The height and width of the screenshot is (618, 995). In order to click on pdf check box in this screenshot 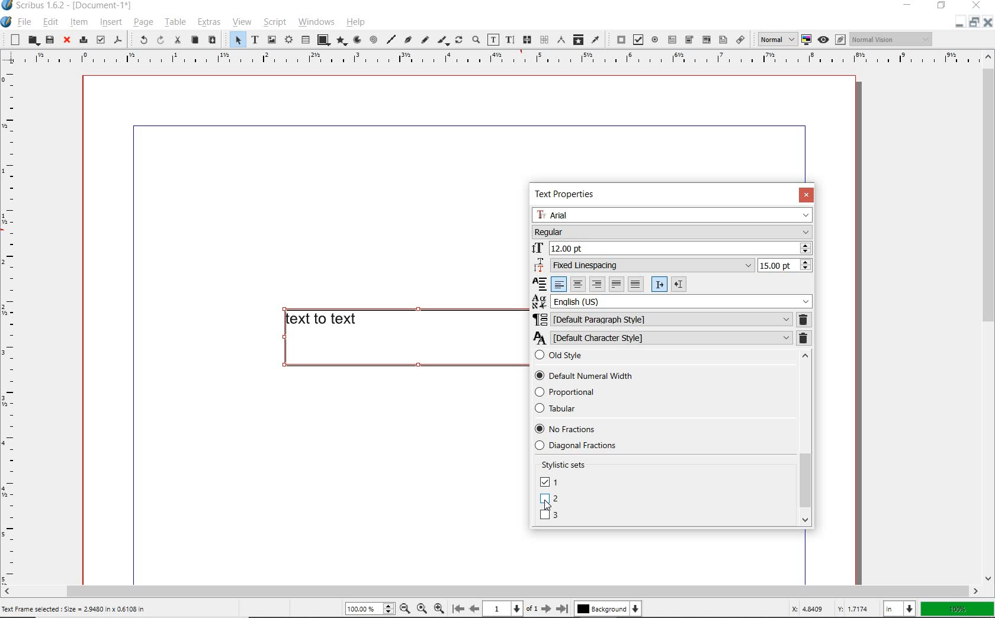, I will do `click(637, 40)`.